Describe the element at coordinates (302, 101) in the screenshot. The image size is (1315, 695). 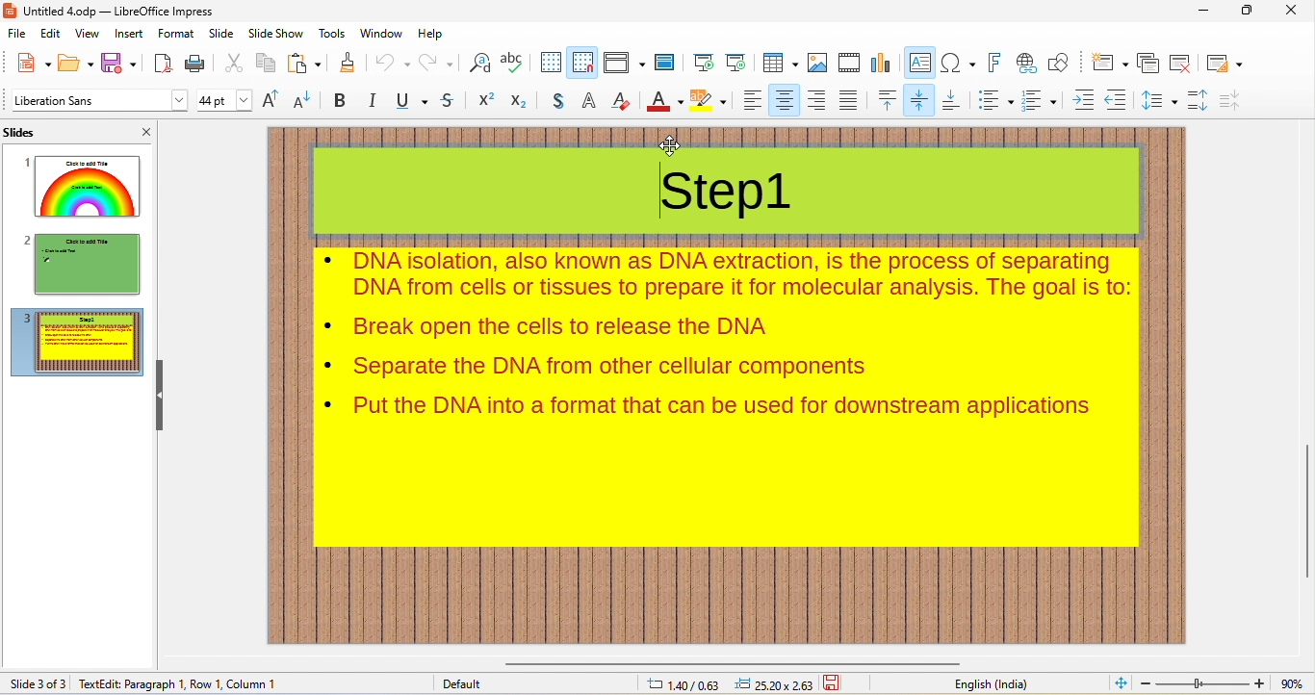
I see `decrement text size` at that location.